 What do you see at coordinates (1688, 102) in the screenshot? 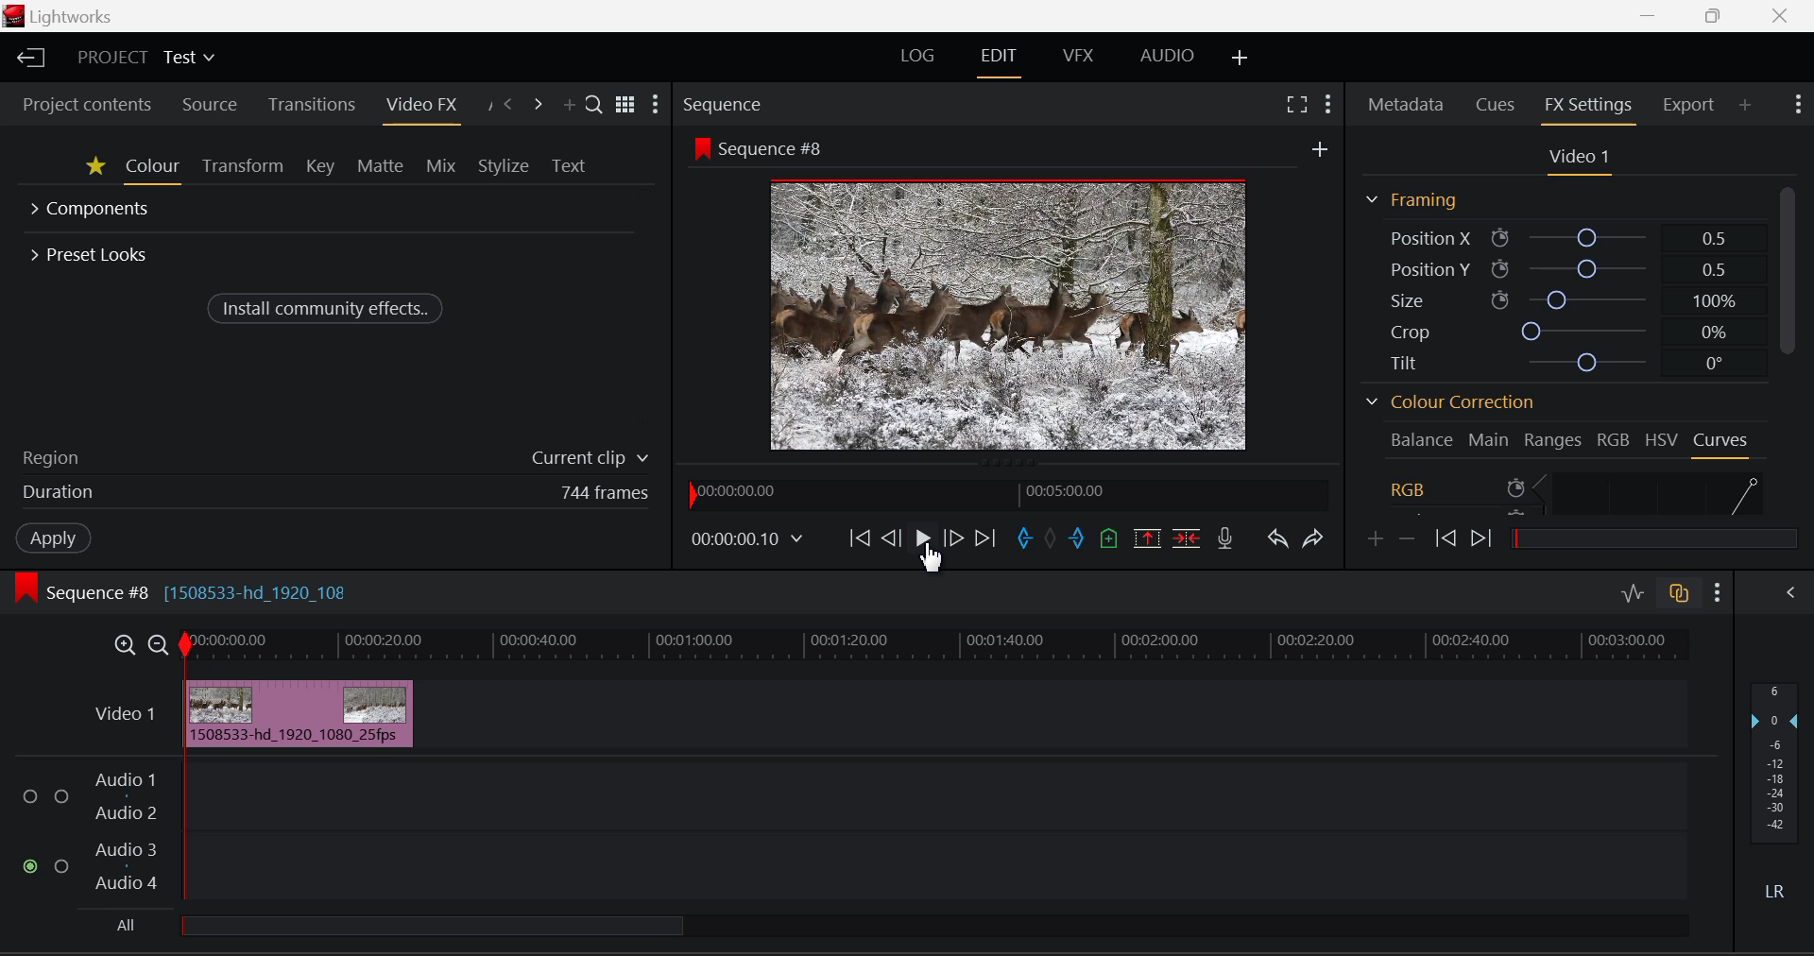
I see `Export` at bounding box center [1688, 102].